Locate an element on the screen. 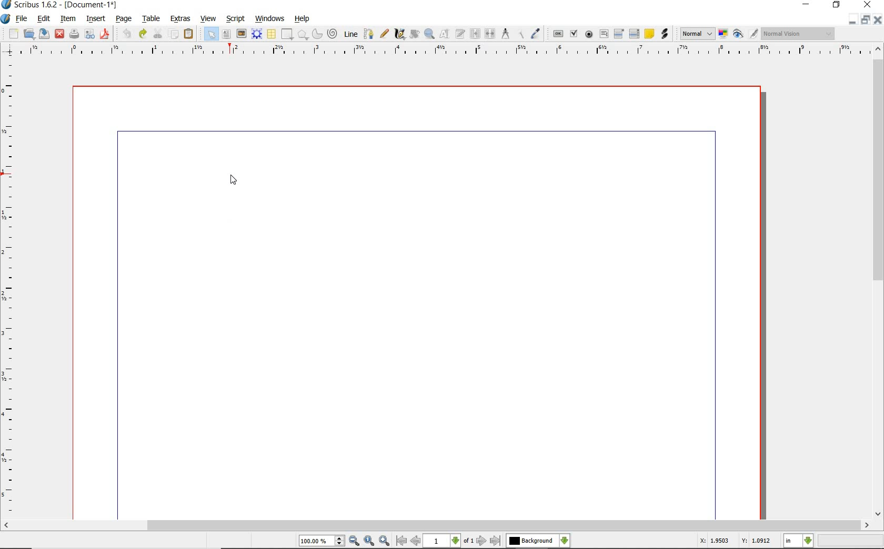 The width and height of the screenshot is (884, 549). spiral is located at coordinates (333, 34).